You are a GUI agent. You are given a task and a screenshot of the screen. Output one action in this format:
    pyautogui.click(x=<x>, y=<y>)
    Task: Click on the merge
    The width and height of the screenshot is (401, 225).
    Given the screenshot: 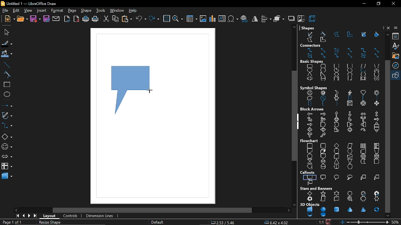 What is the action you would take?
    pyautogui.click(x=350, y=161)
    